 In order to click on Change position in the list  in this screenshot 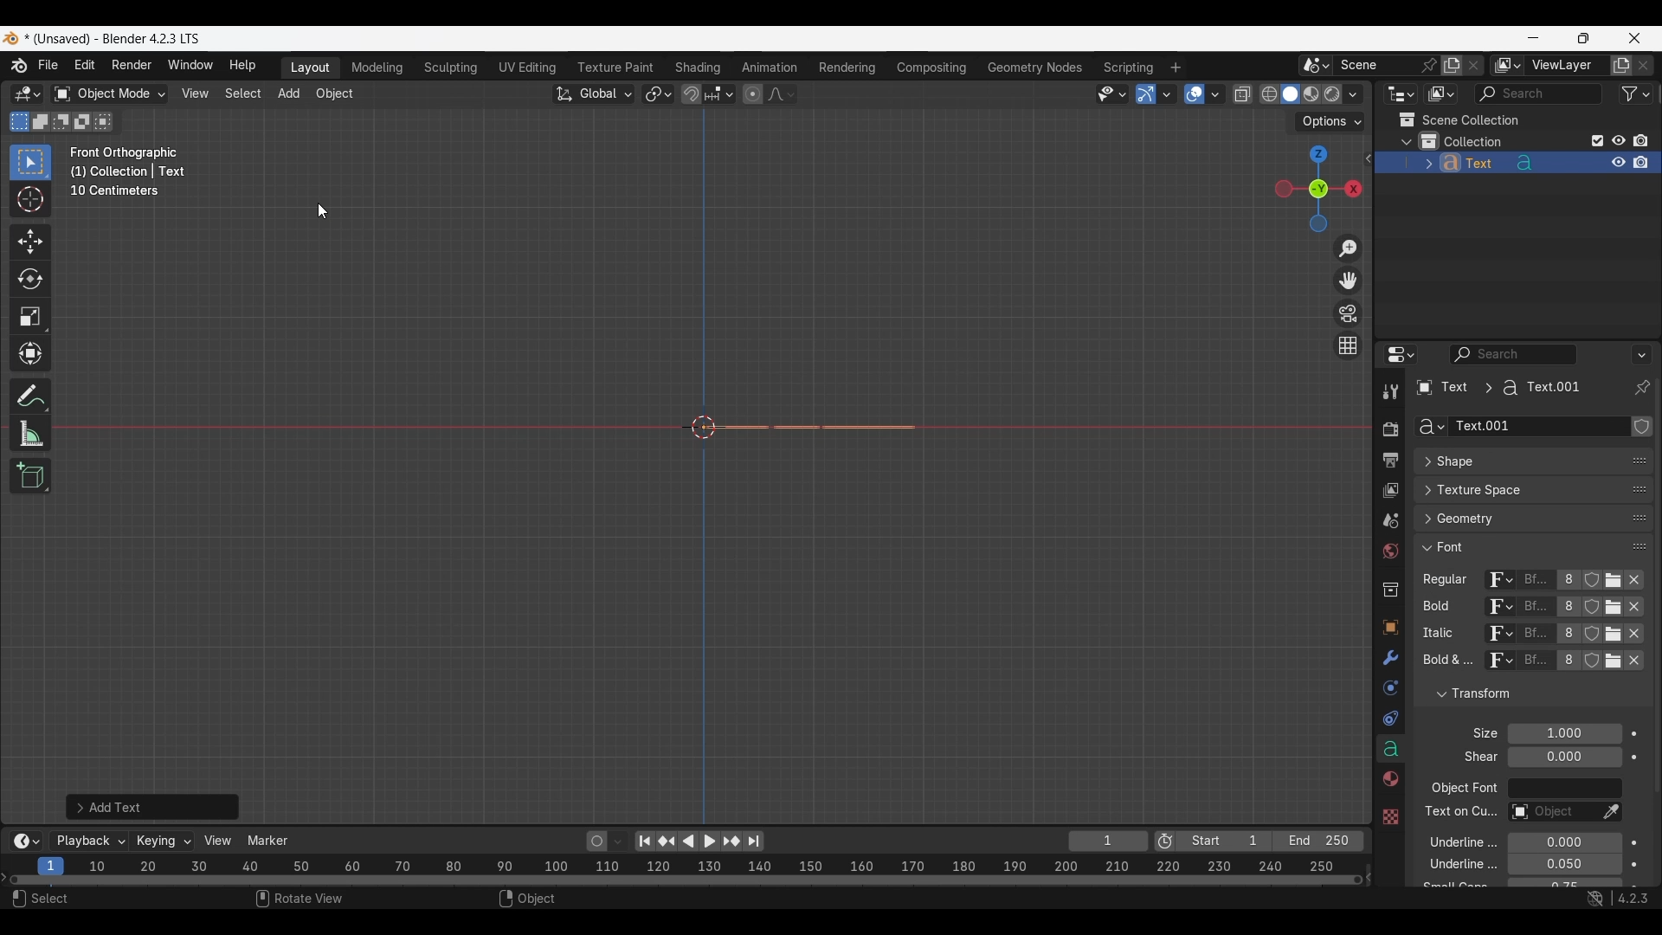, I will do `click(1639, 543)`.